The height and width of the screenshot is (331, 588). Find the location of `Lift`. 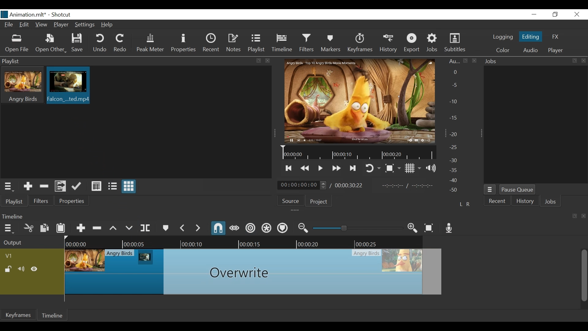

Lift is located at coordinates (114, 228).